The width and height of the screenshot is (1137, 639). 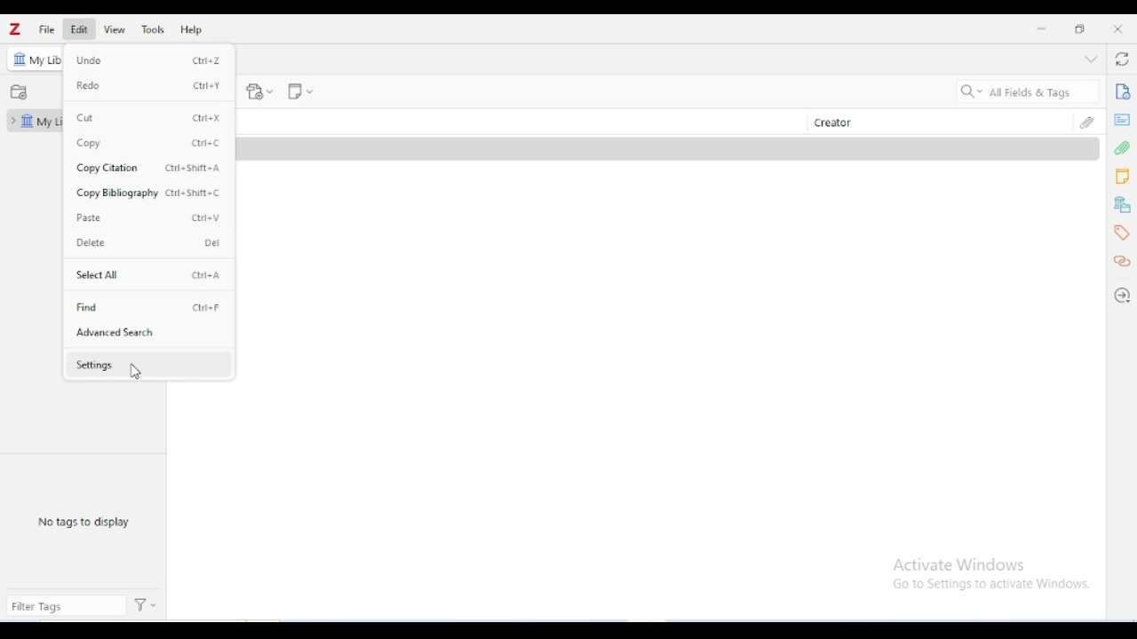 What do you see at coordinates (964, 564) in the screenshot?
I see `Activate Windows` at bounding box center [964, 564].